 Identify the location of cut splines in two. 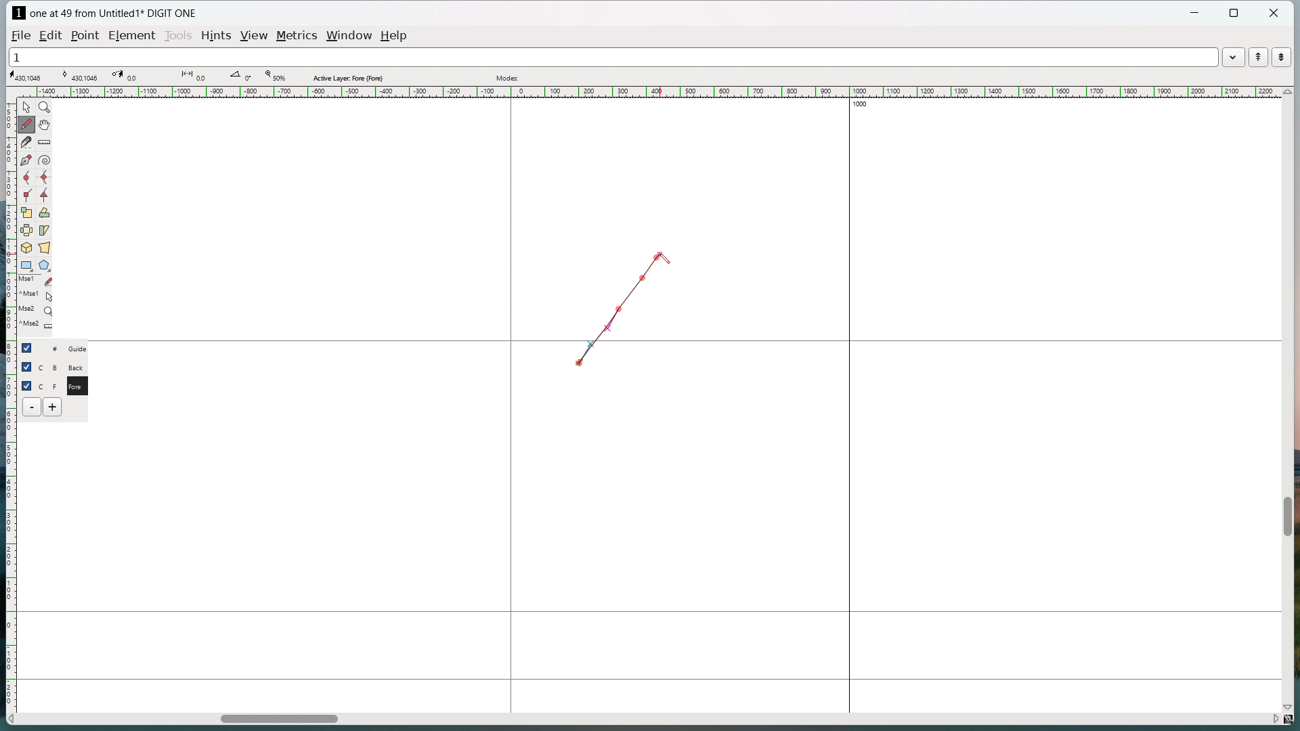
(27, 142).